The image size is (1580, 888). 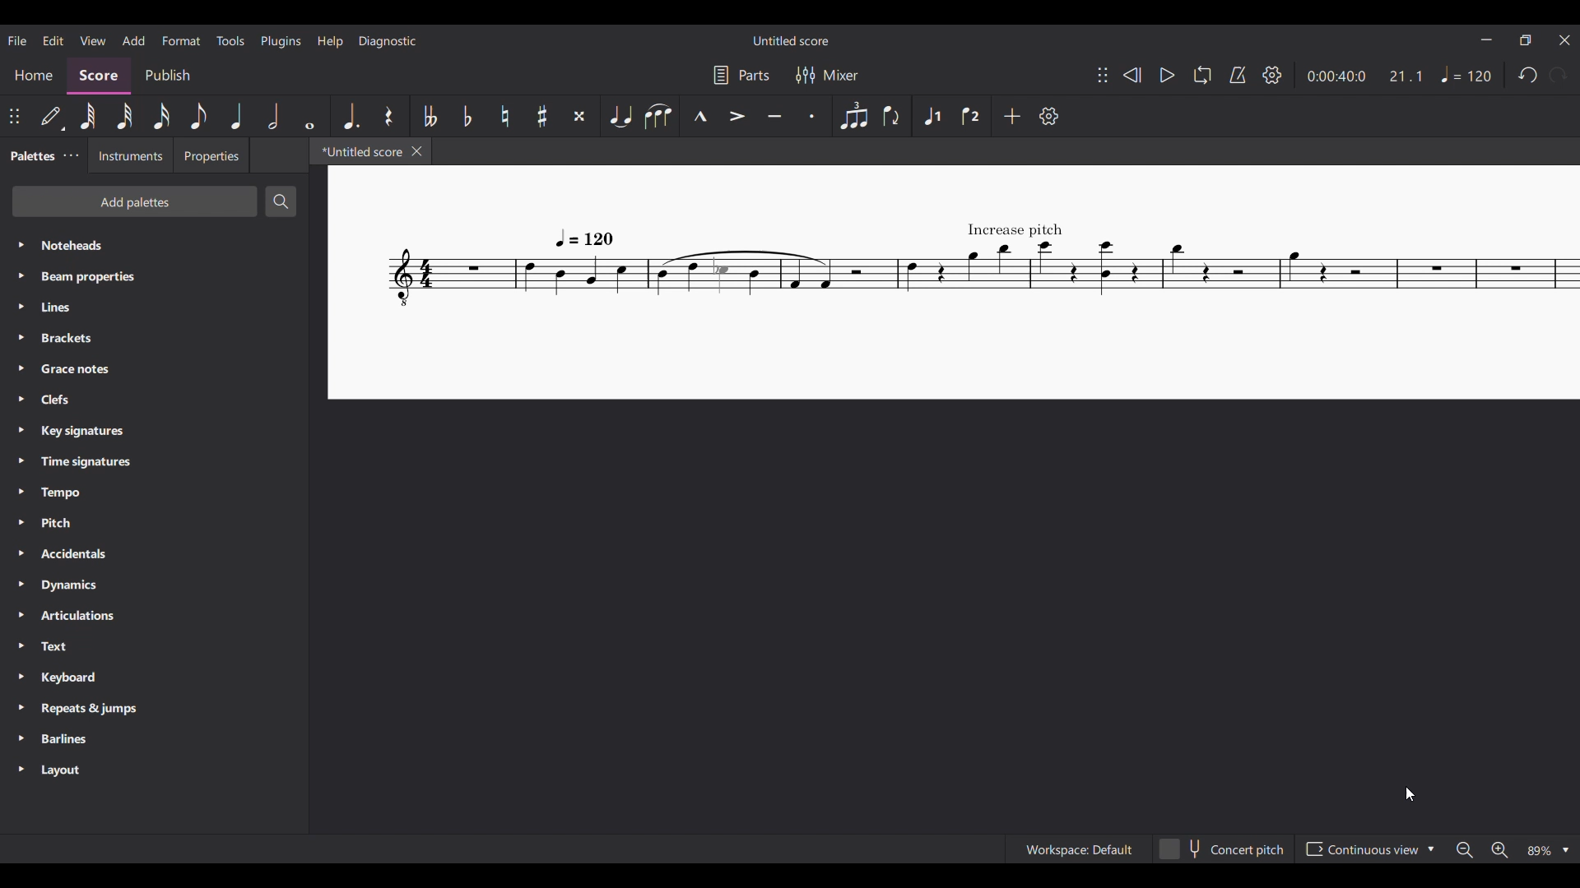 What do you see at coordinates (658, 116) in the screenshot?
I see `Slur` at bounding box center [658, 116].